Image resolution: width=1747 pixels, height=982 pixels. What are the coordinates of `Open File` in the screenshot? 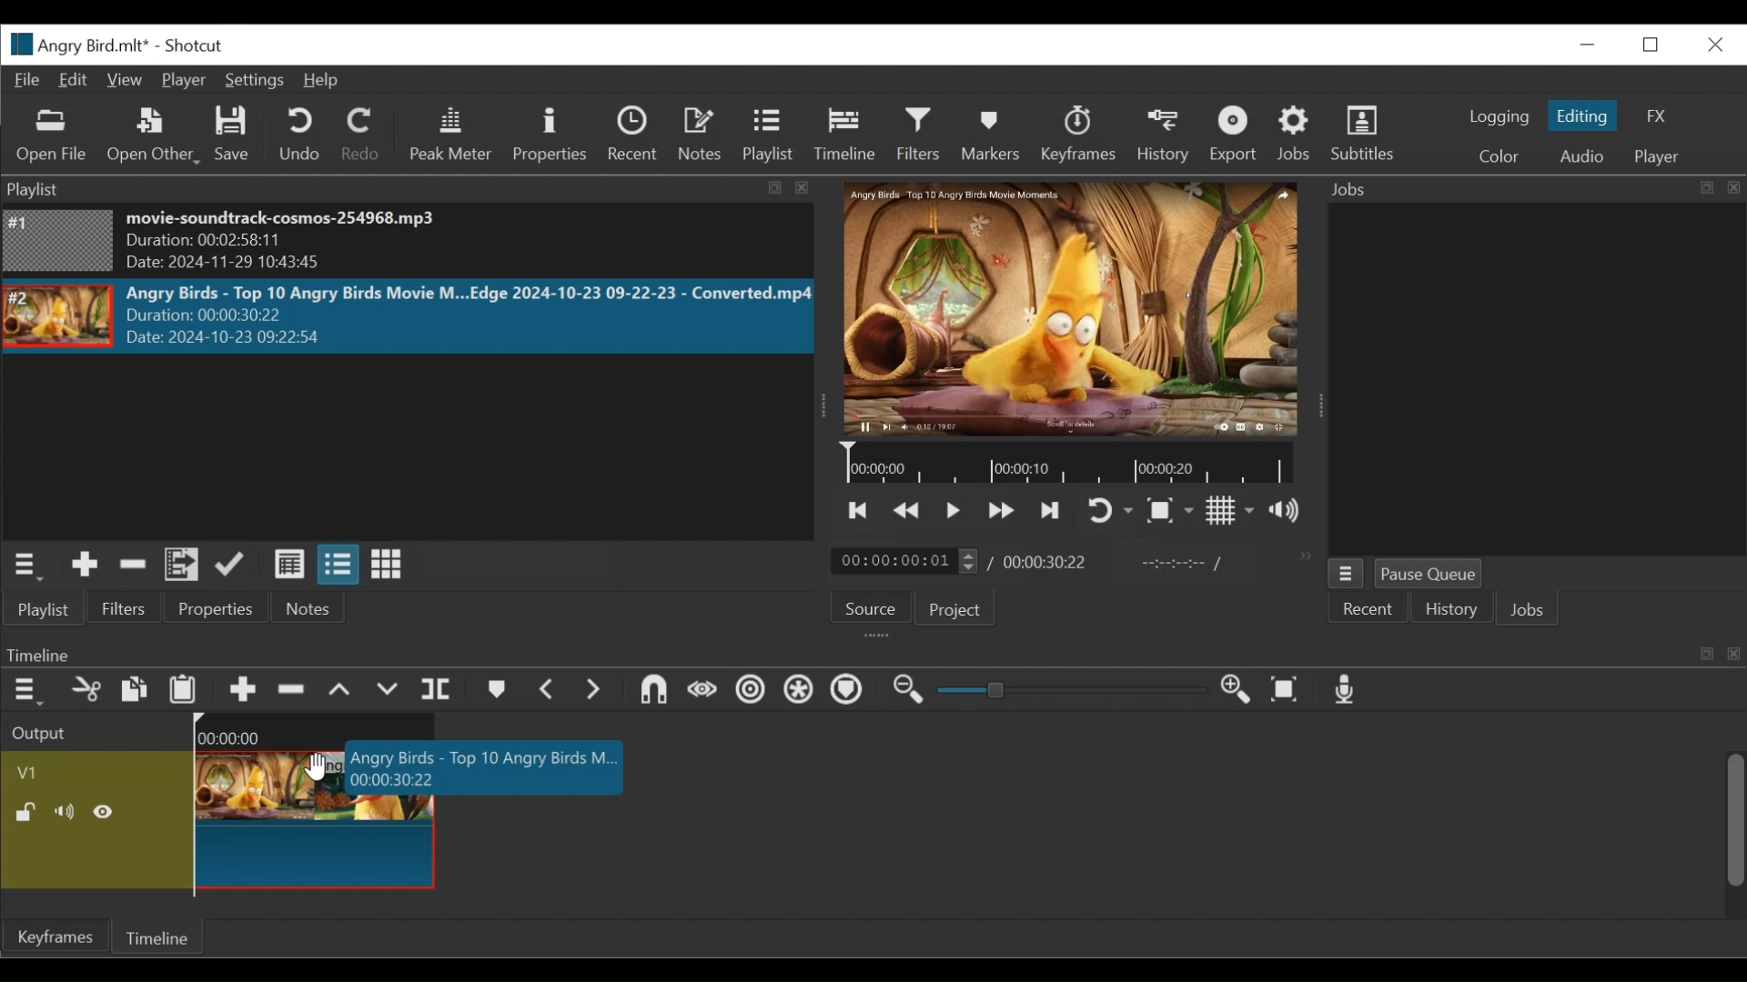 It's located at (48, 136).